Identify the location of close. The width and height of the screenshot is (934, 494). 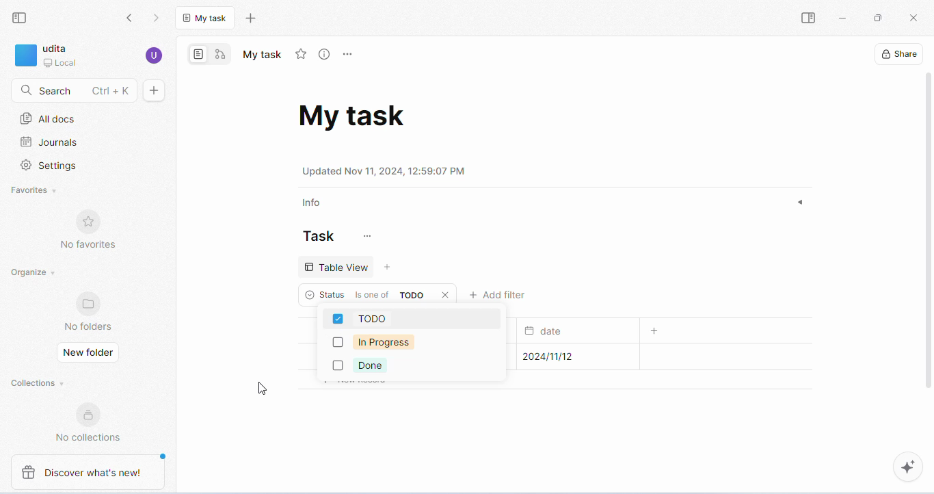
(913, 18).